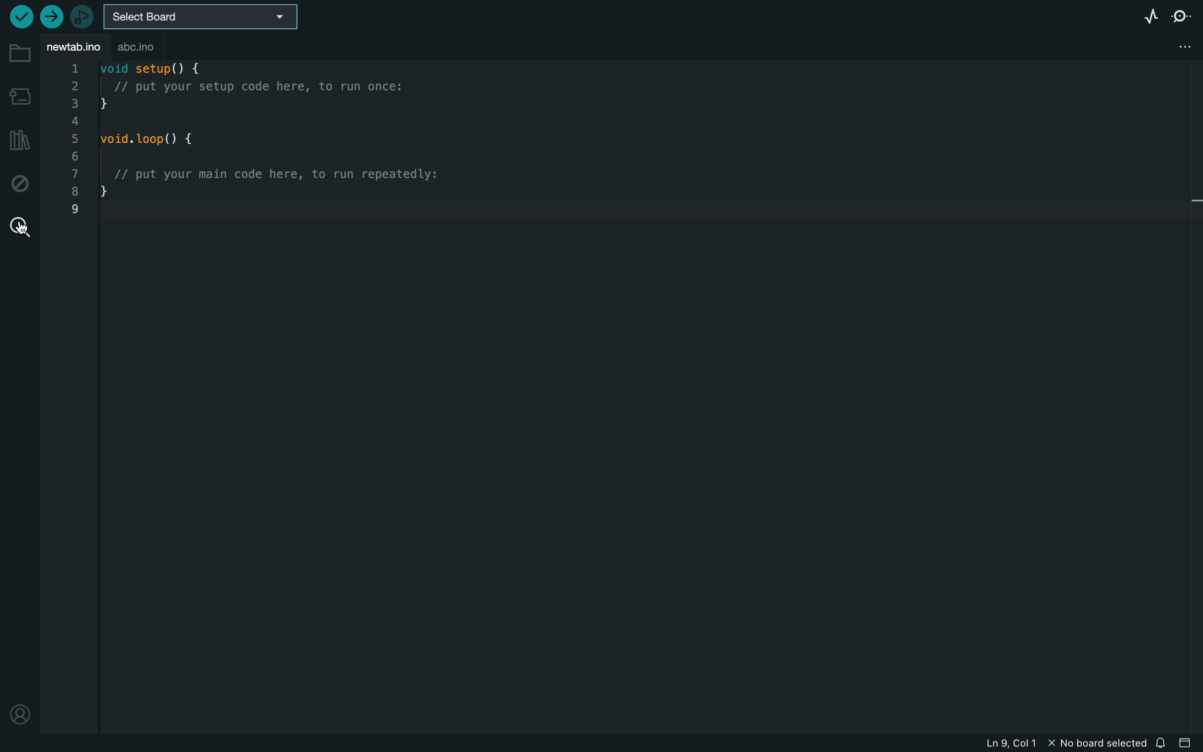 The image size is (1203, 752). Describe the element at coordinates (1172, 47) in the screenshot. I see `file setting` at that location.